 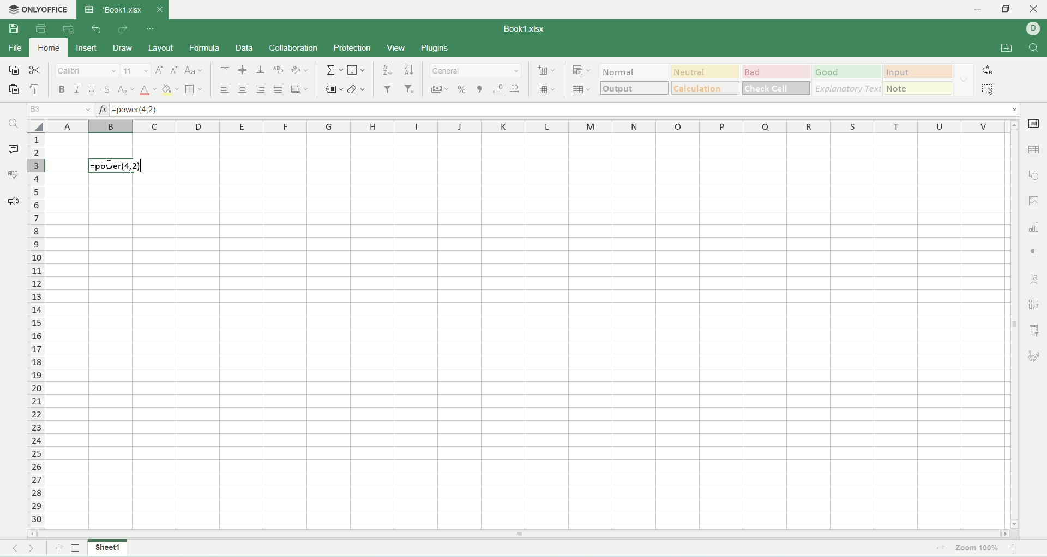 I want to click on zoom bar, so click(x=952, y=549).